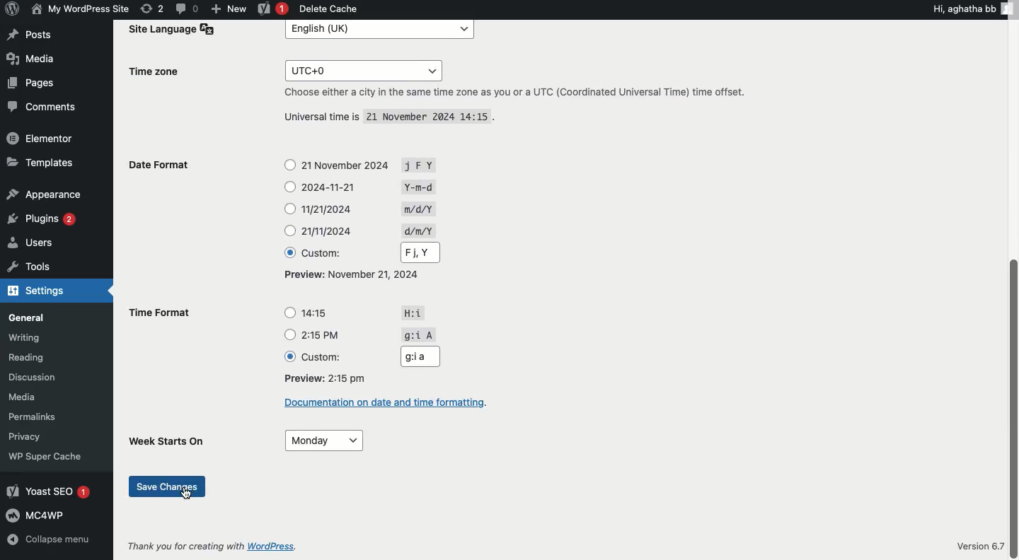 This screenshot has width=1019, height=560. I want to click on Media, so click(27, 396).